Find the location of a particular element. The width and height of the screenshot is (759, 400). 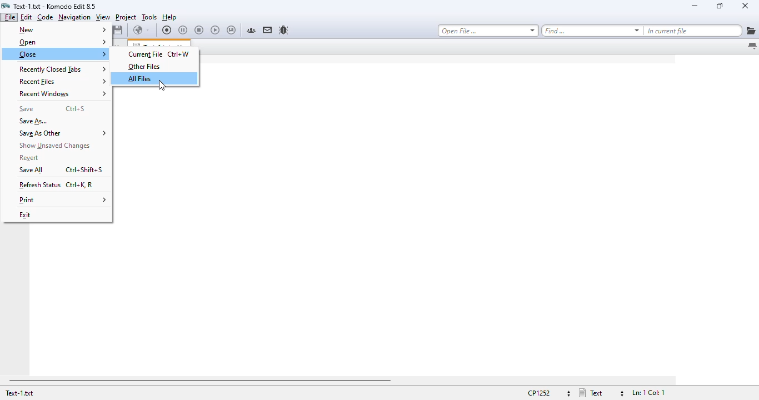

file is located at coordinates (10, 17).